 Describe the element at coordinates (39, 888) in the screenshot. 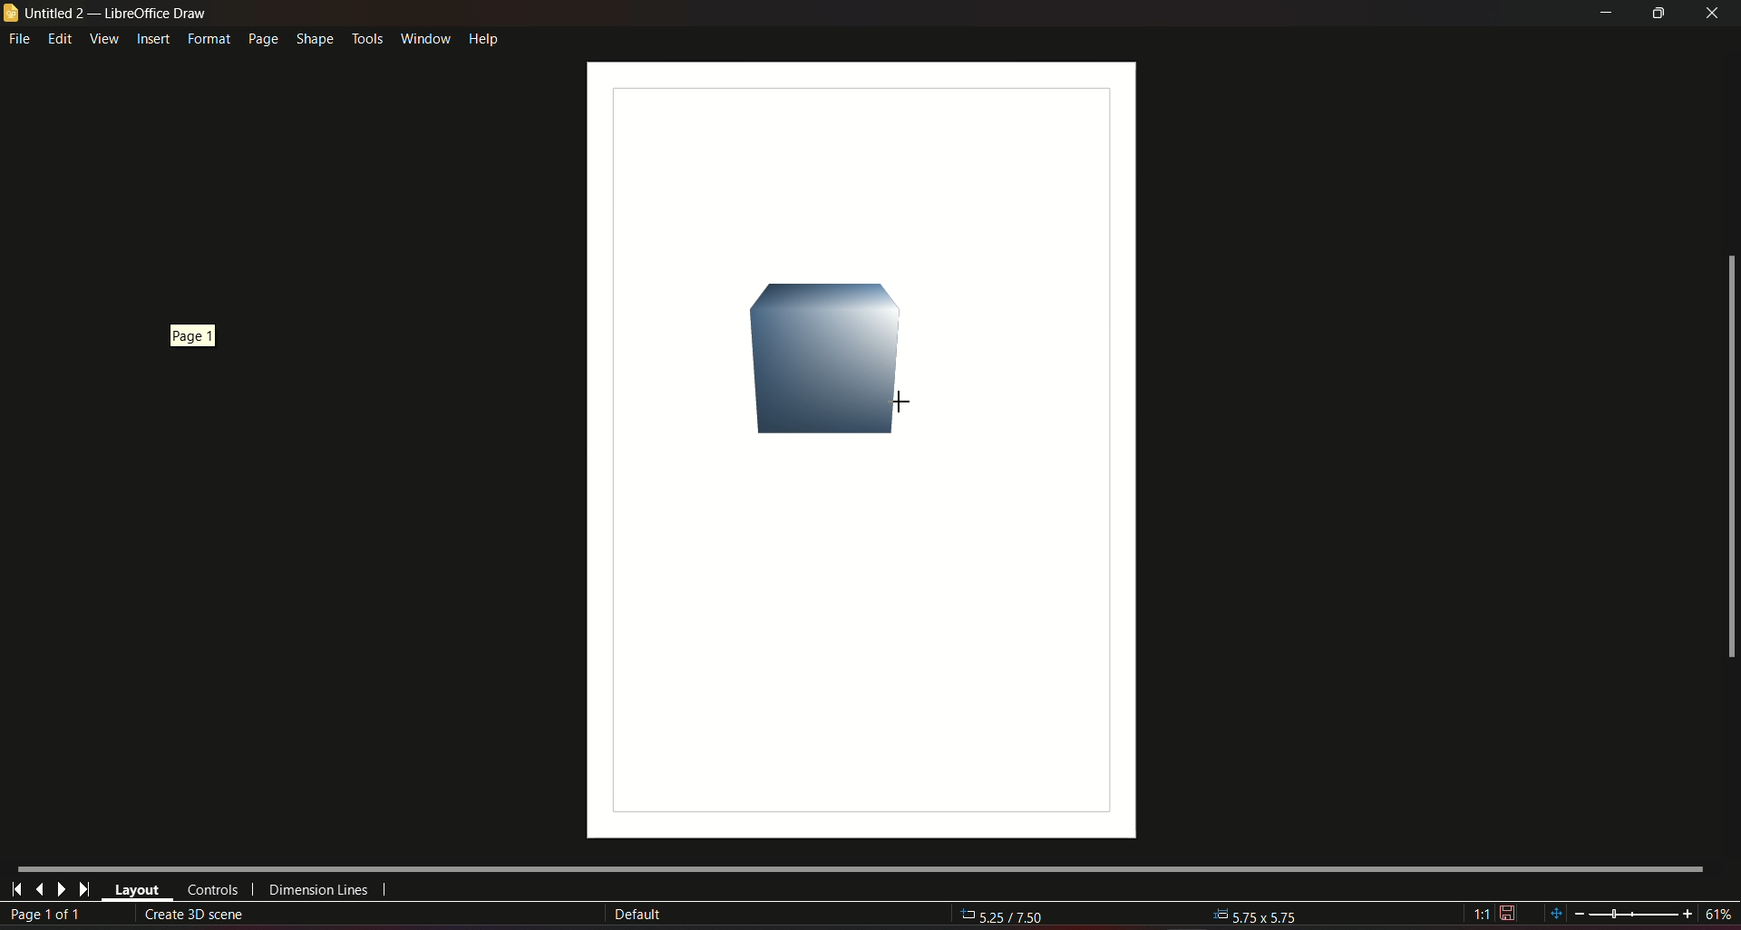

I see `last page` at that location.